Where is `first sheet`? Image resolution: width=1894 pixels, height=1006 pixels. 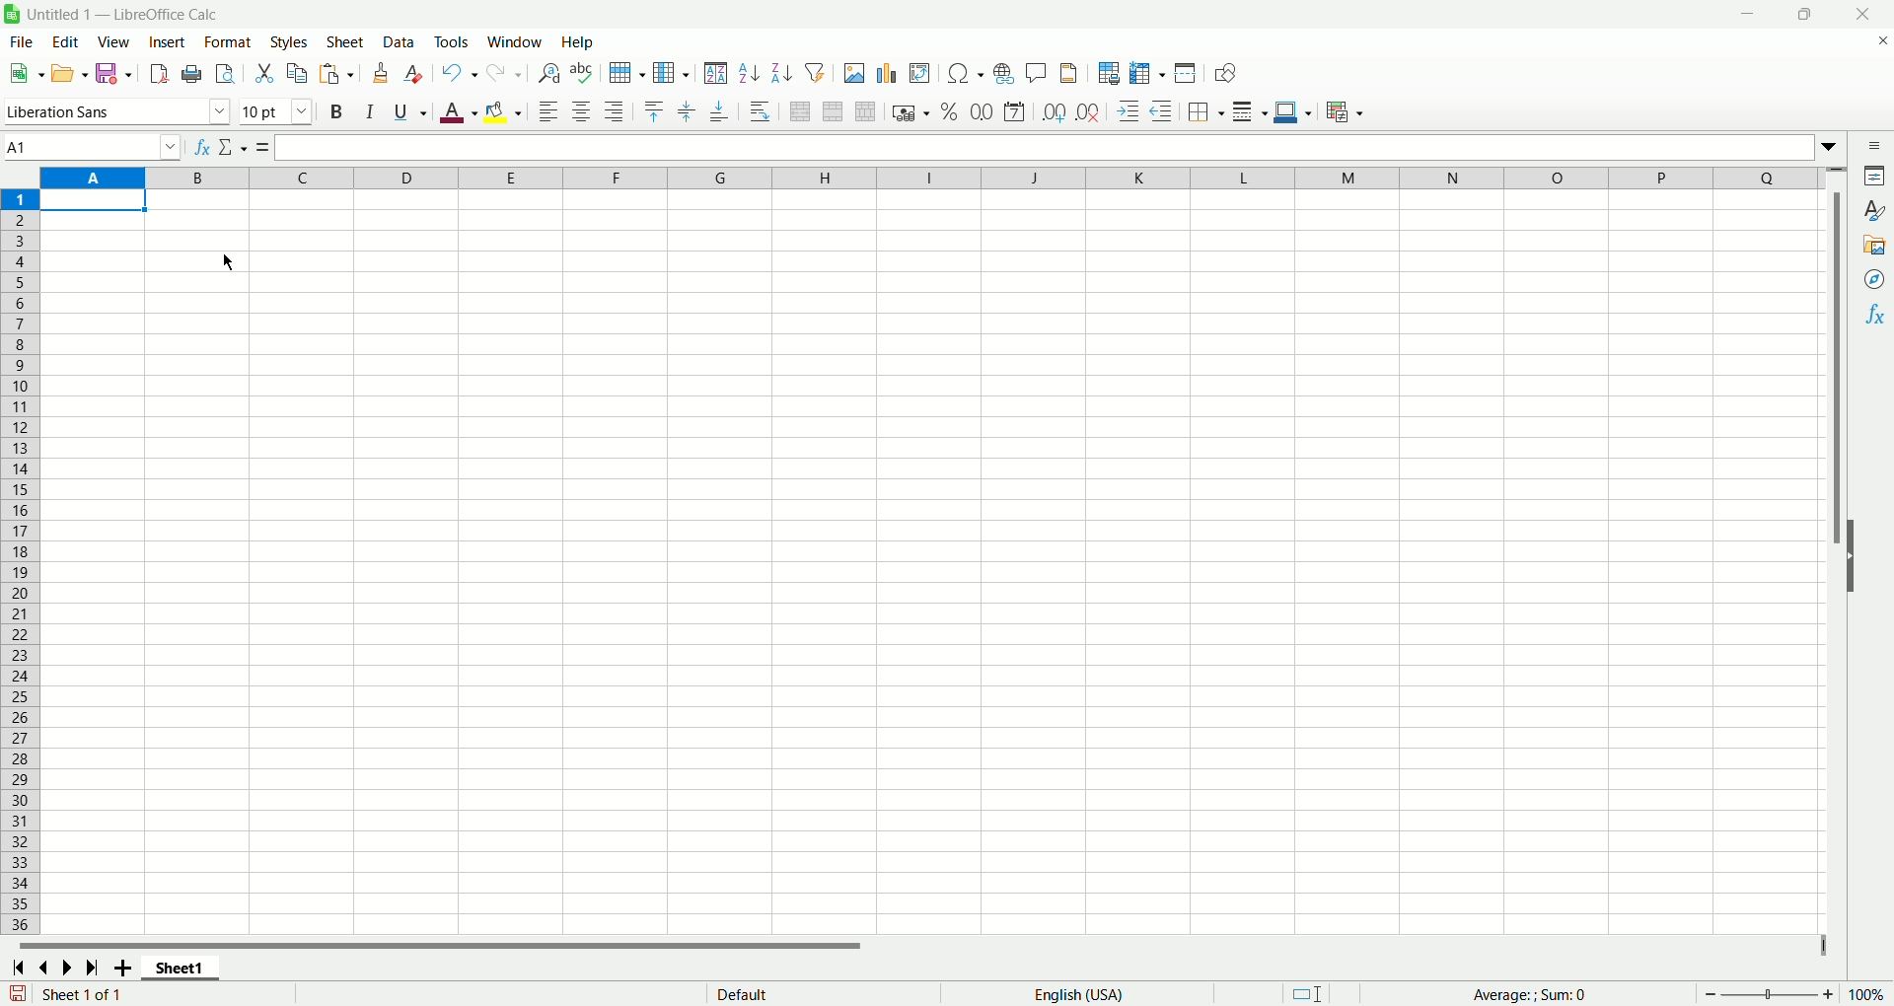 first sheet is located at coordinates (16, 966).